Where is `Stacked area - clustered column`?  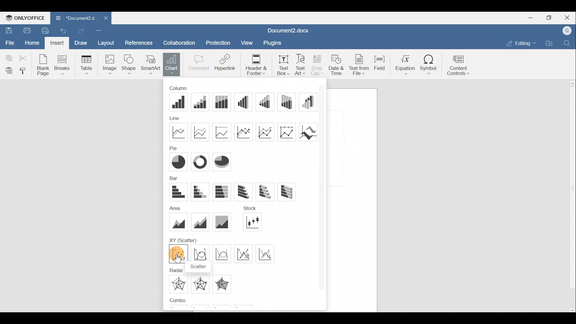
Stacked area - clustered column is located at coordinates (225, 308).